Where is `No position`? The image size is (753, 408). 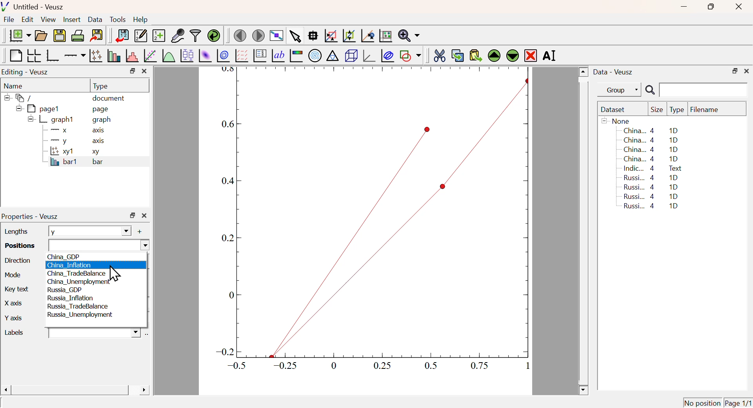 No position is located at coordinates (702, 403).